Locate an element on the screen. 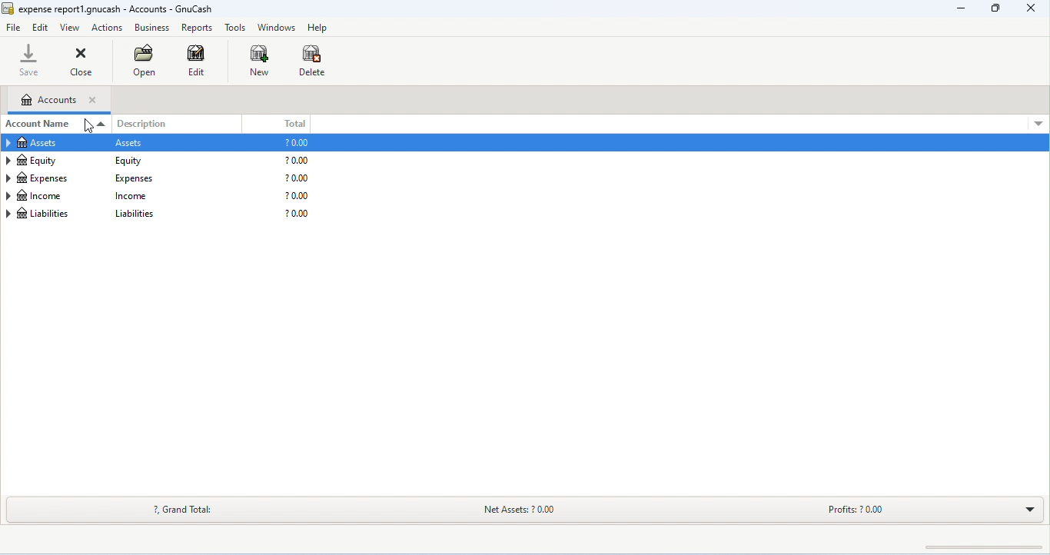 This screenshot has width=1050, height=555. liabilities description is located at coordinates (137, 214).